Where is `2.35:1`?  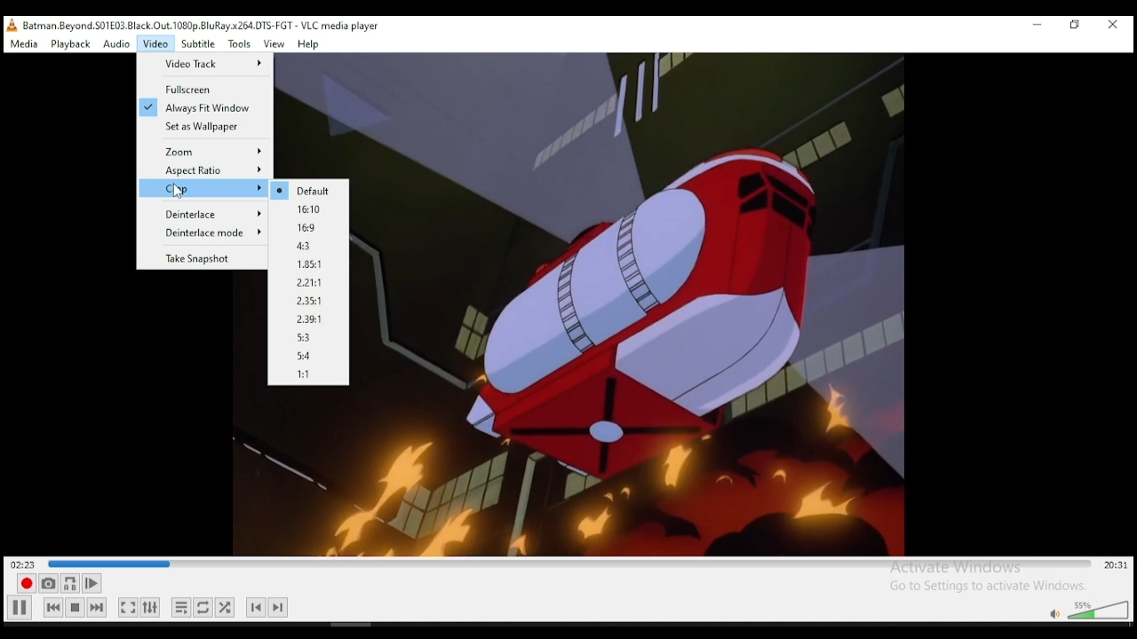
2.35:1 is located at coordinates (307, 299).